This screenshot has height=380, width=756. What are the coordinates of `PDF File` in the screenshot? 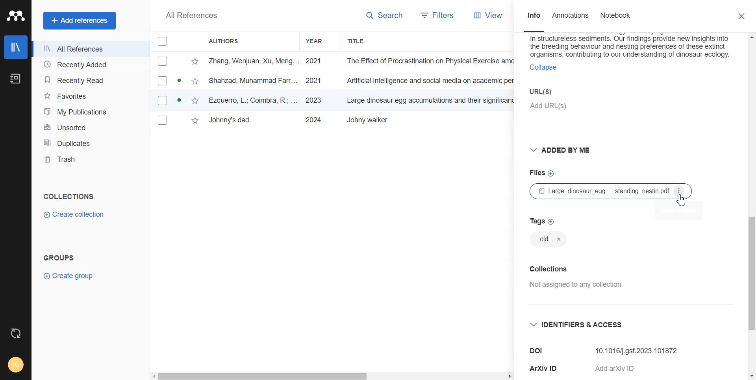 It's located at (612, 191).